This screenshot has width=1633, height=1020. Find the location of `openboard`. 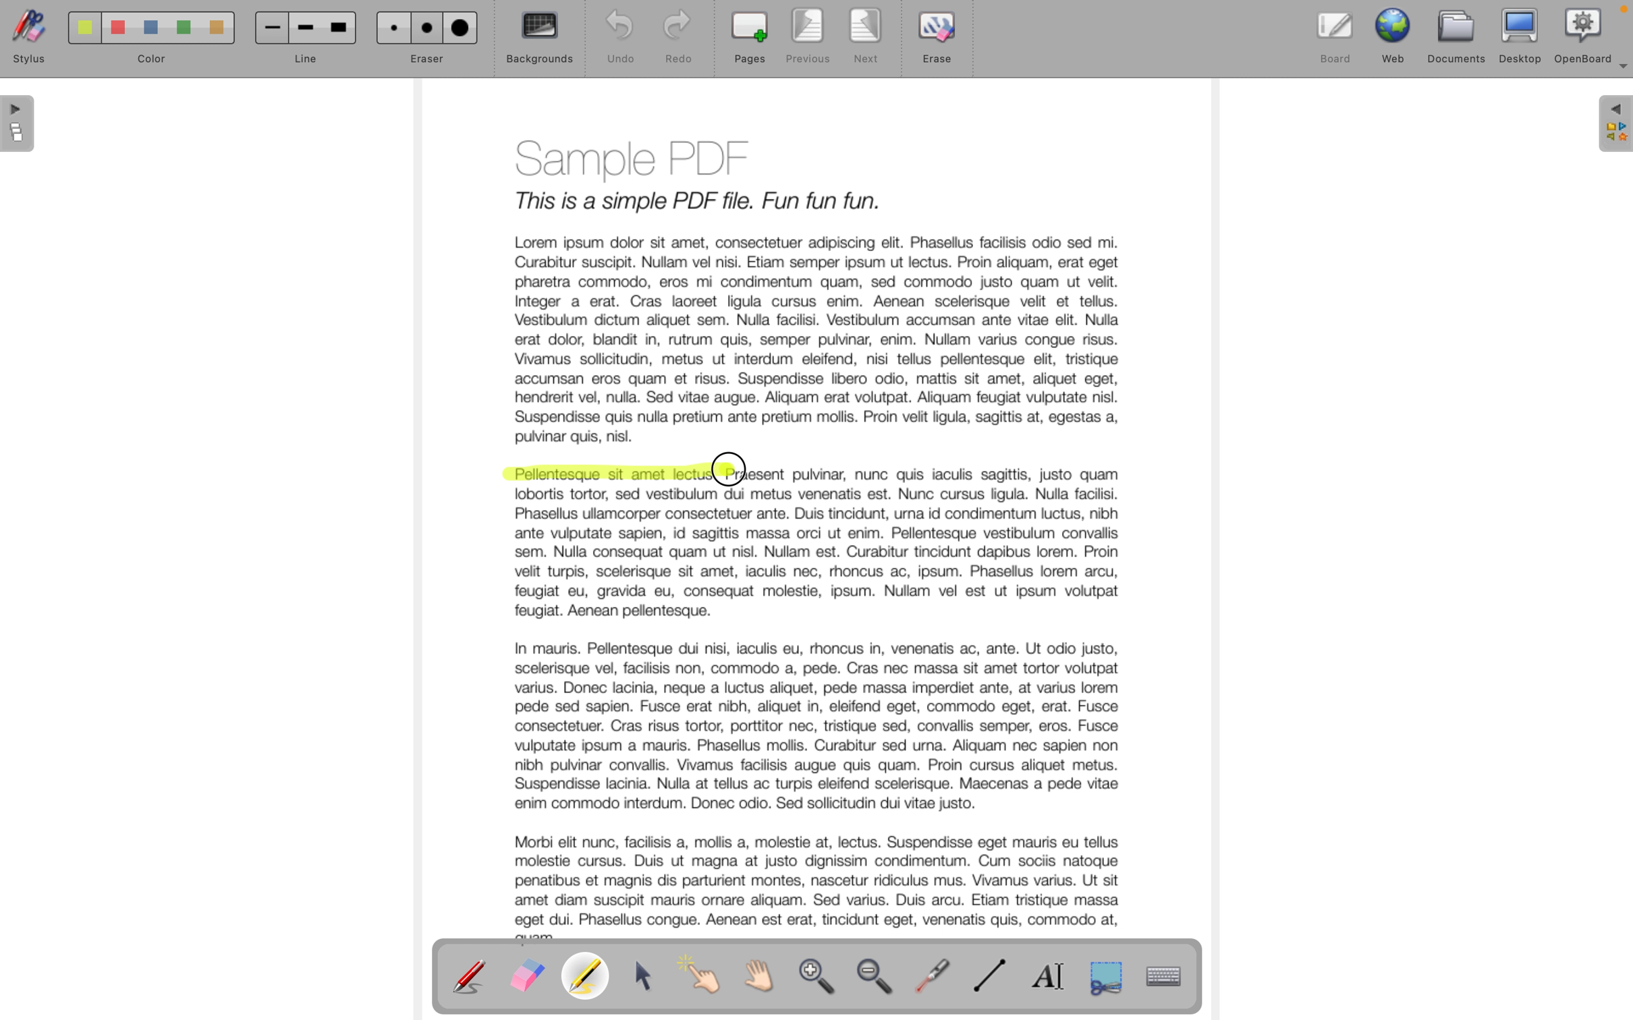

openboard is located at coordinates (1584, 34).